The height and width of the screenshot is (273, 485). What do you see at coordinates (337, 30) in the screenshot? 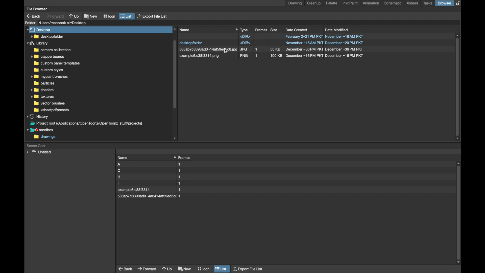
I see `date modified` at bounding box center [337, 30].